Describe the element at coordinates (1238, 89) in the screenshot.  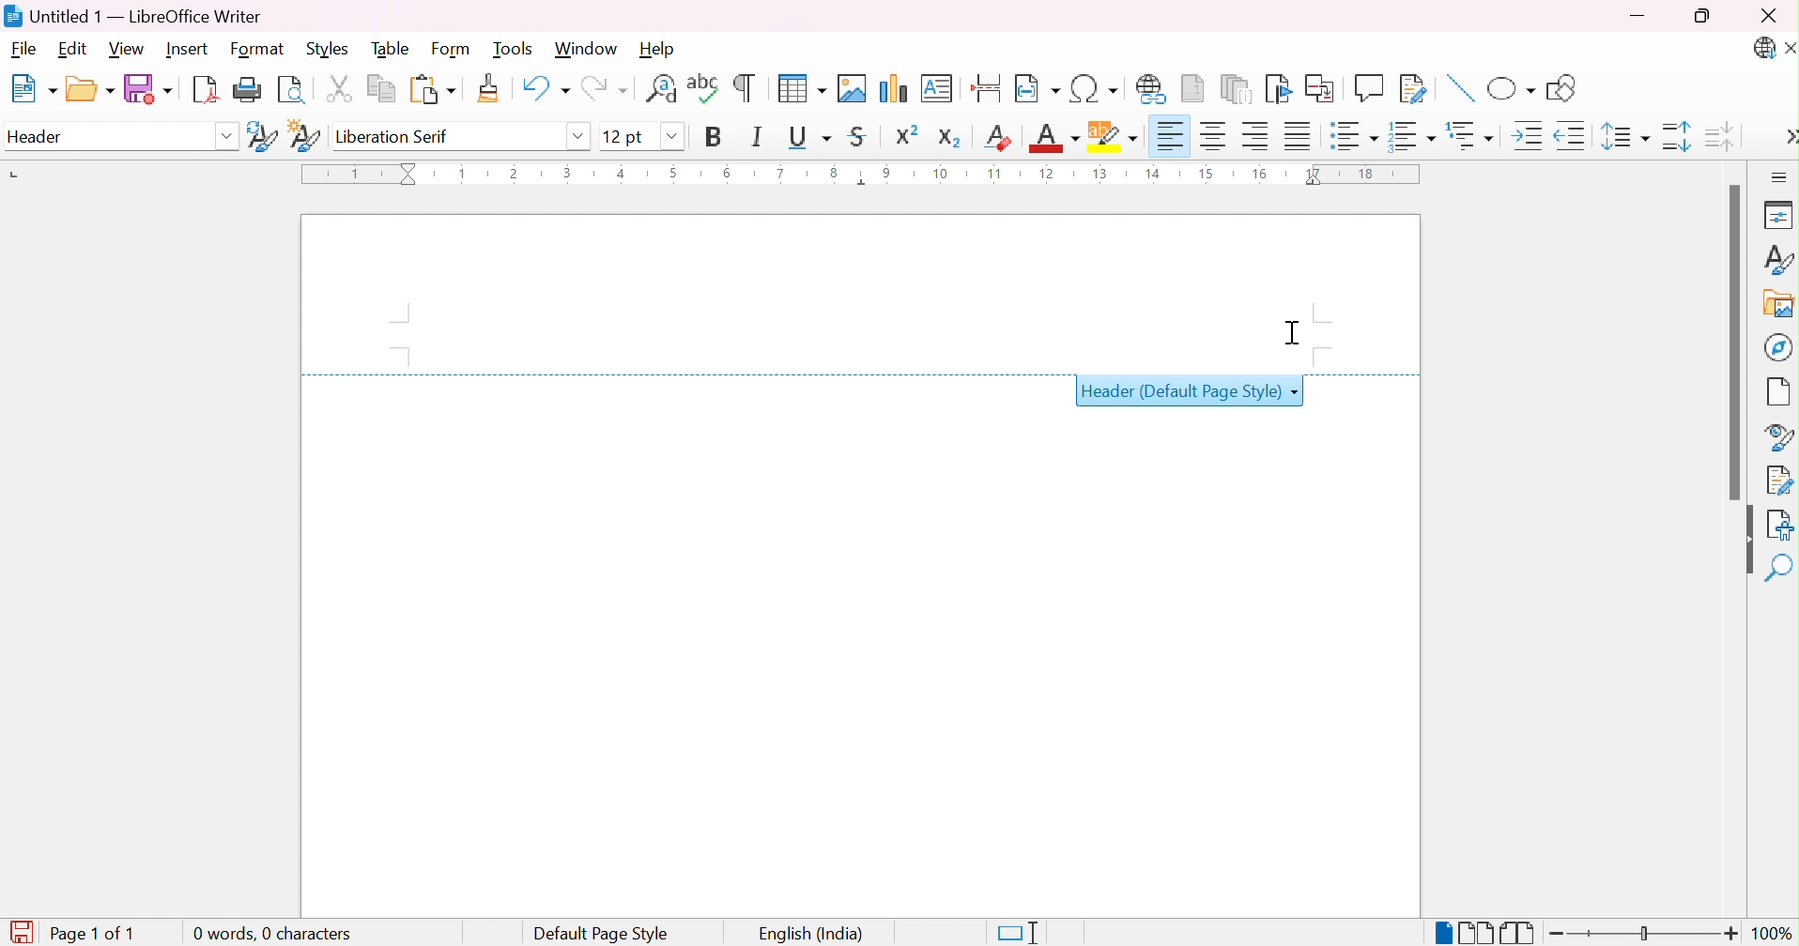
I see `Insert endnote` at that location.